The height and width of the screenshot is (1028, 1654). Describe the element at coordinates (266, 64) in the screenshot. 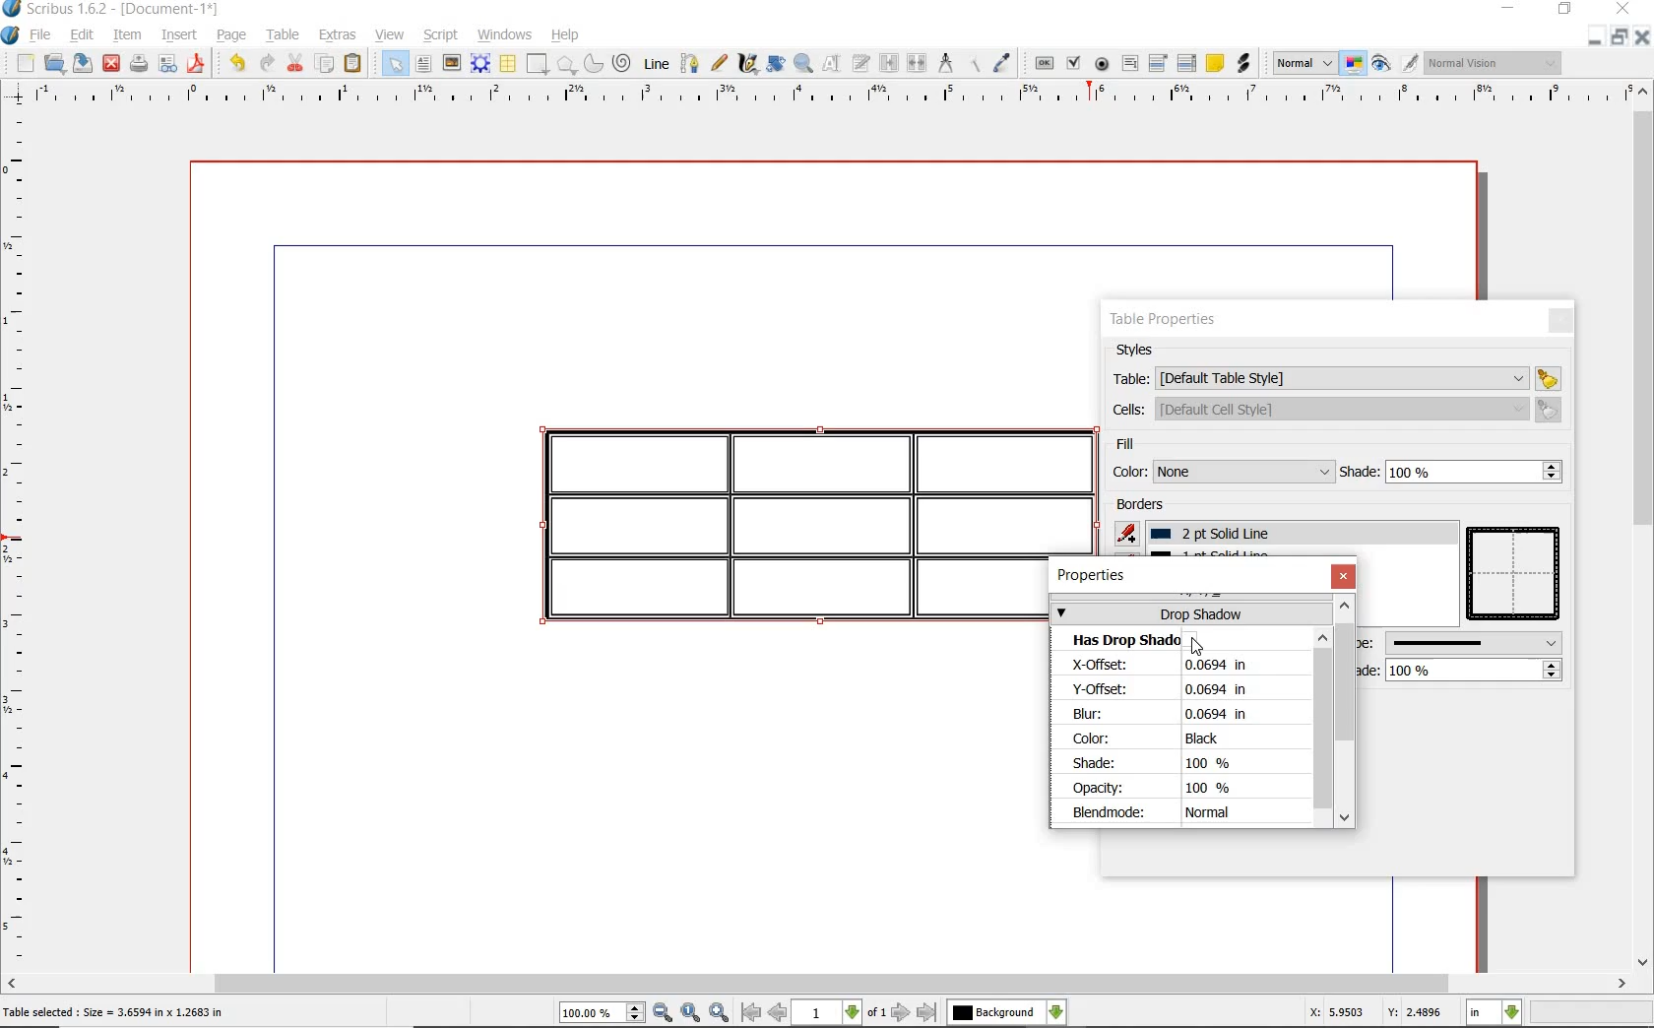

I see `redo` at that location.